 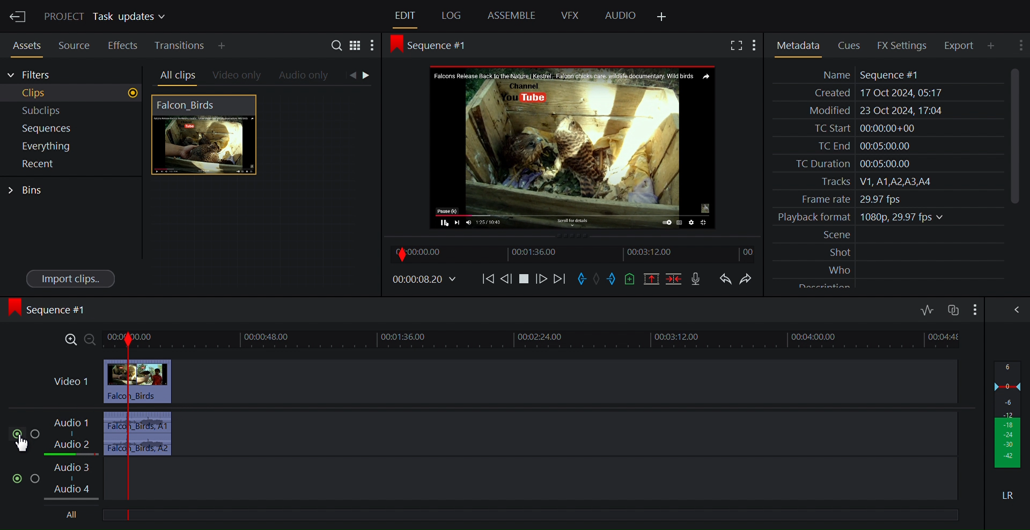 I want to click on Exit the current project, so click(x=17, y=16).